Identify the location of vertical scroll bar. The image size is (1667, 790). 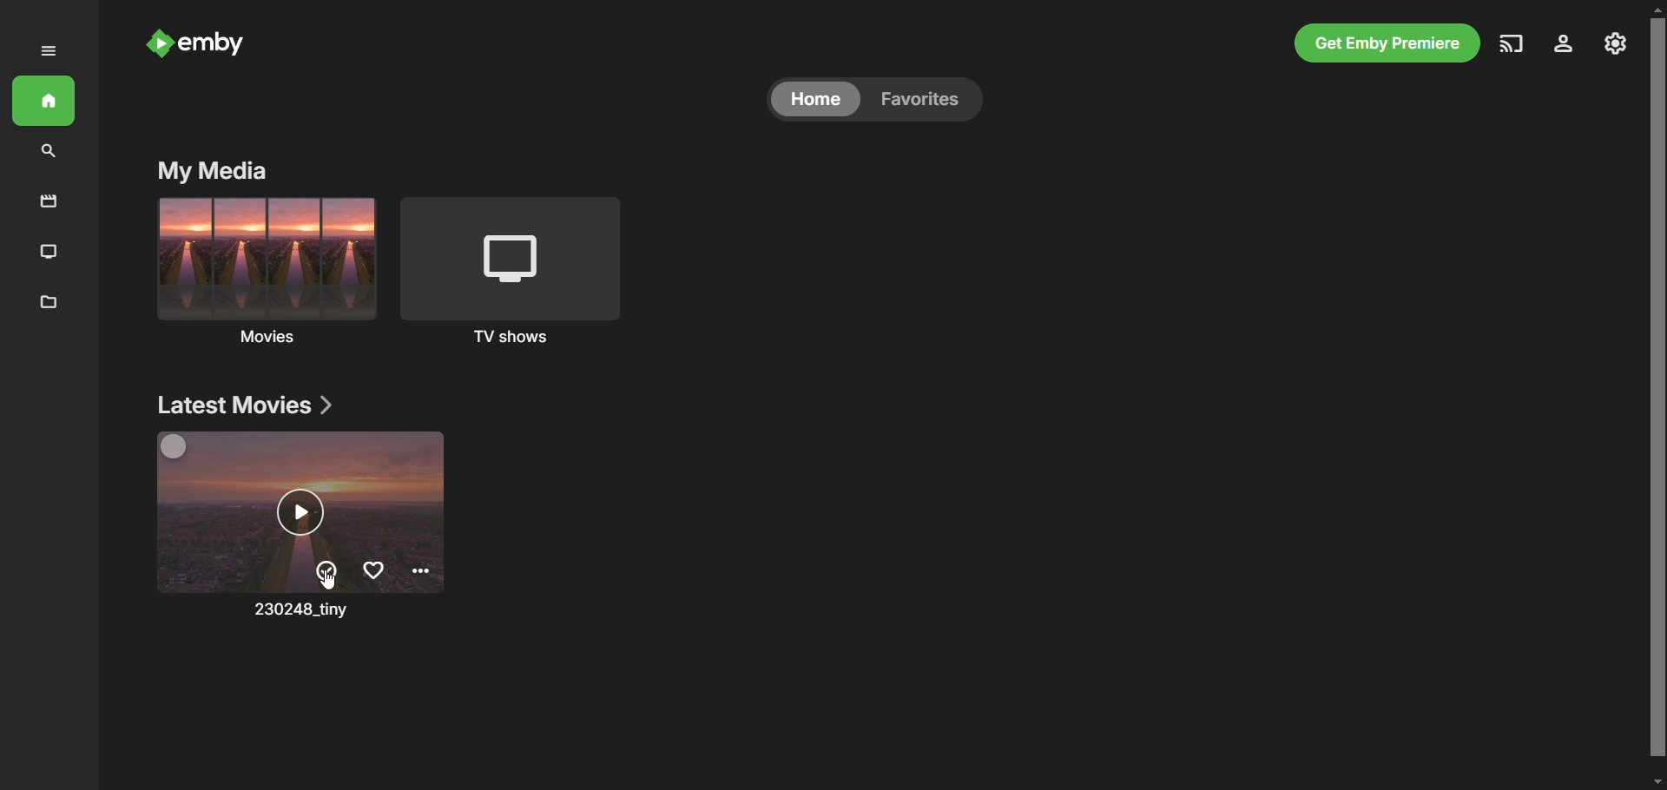
(1657, 398).